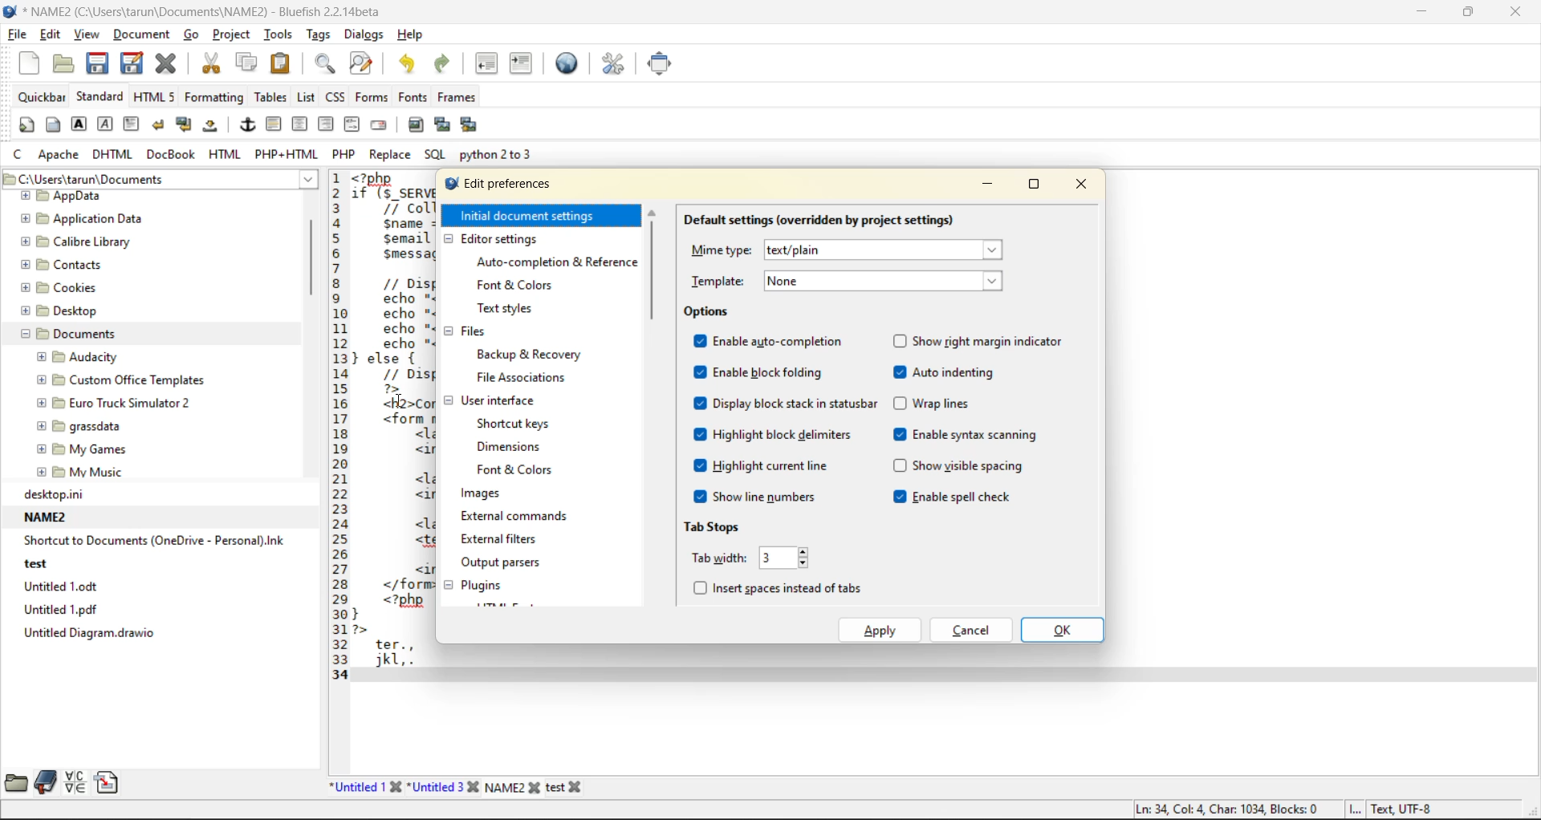 The height and width of the screenshot is (820, 1541). What do you see at coordinates (64, 262) in the screenshot?
I see ` Contacts` at bounding box center [64, 262].